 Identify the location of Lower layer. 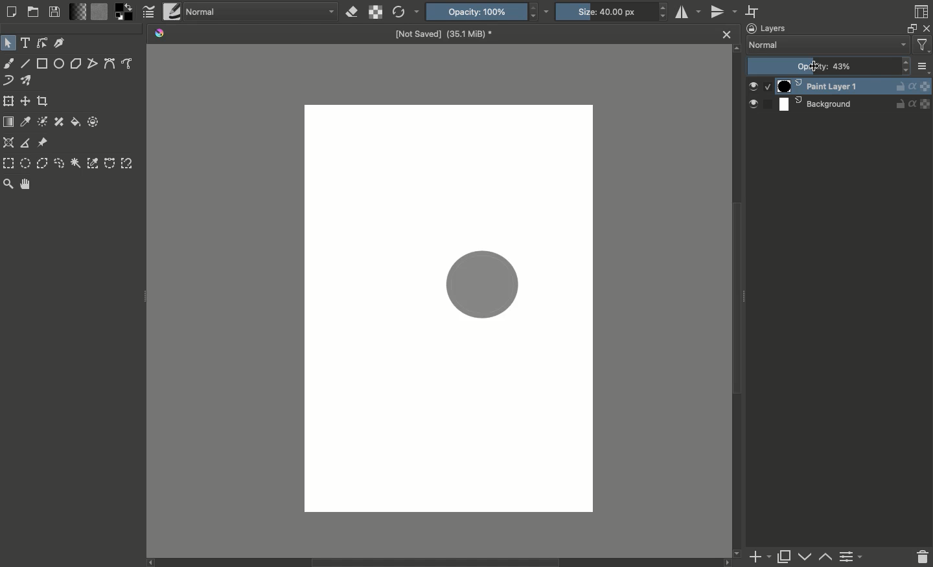
(805, 558).